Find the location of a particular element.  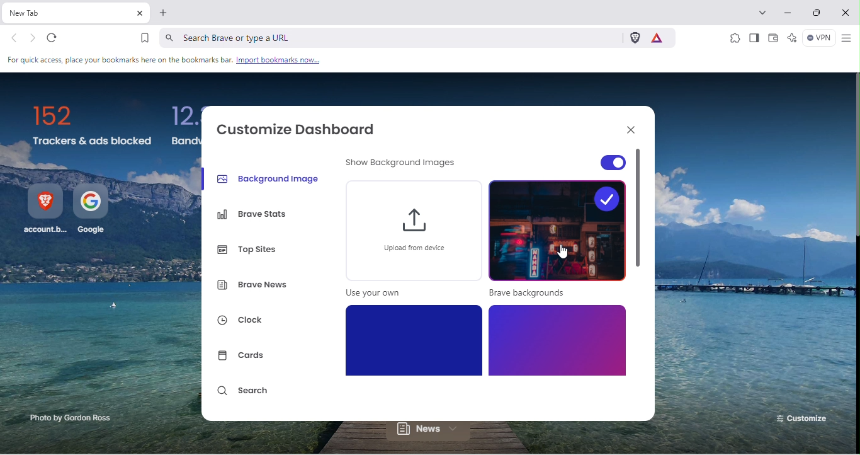

Search bar is located at coordinates (388, 37).